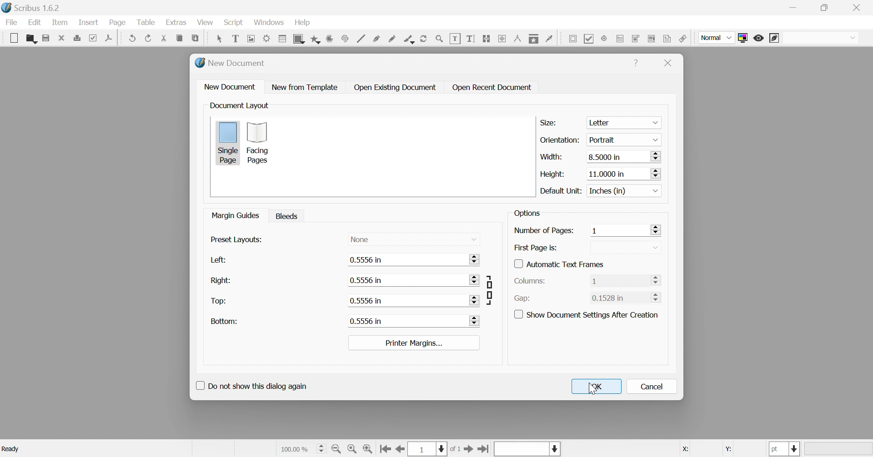 Image resolution: width=873 pixels, height=457 pixels. Describe the element at coordinates (96, 37) in the screenshot. I see `preflight verifier` at that location.